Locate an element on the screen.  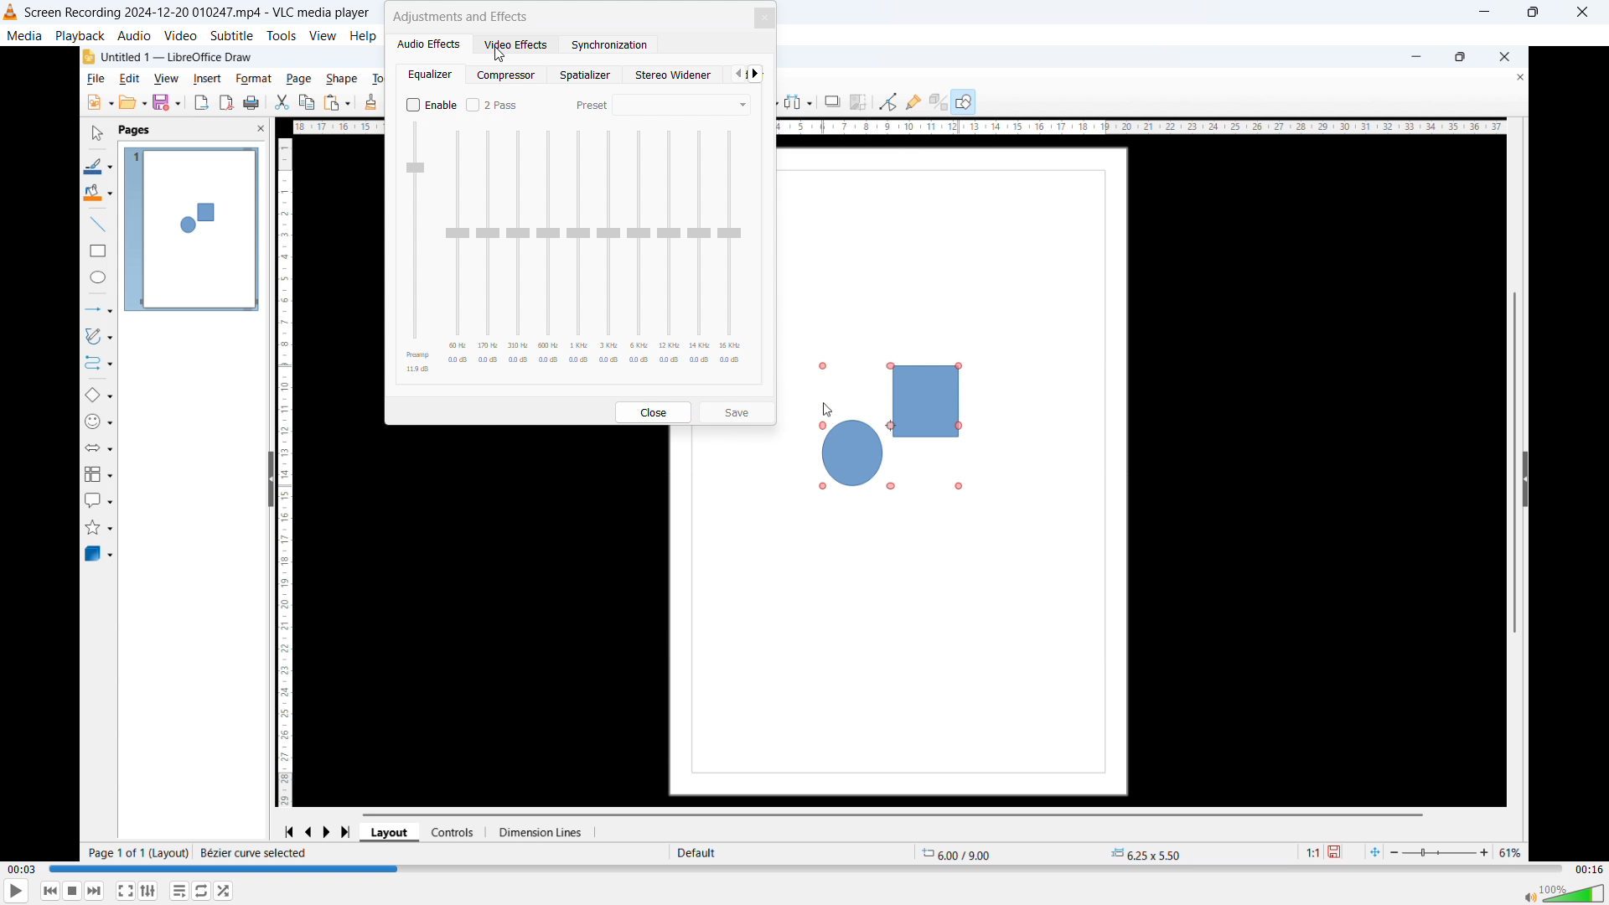
2 pass is located at coordinates (494, 104).